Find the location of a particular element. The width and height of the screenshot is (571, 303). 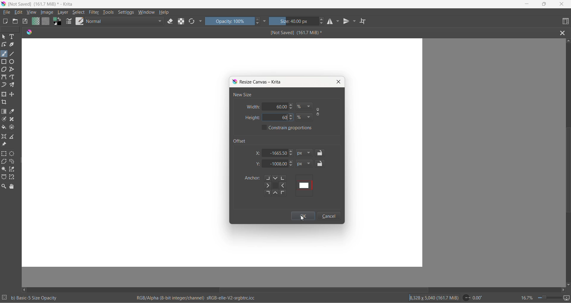

move a layer is located at coordinates (13, 94).